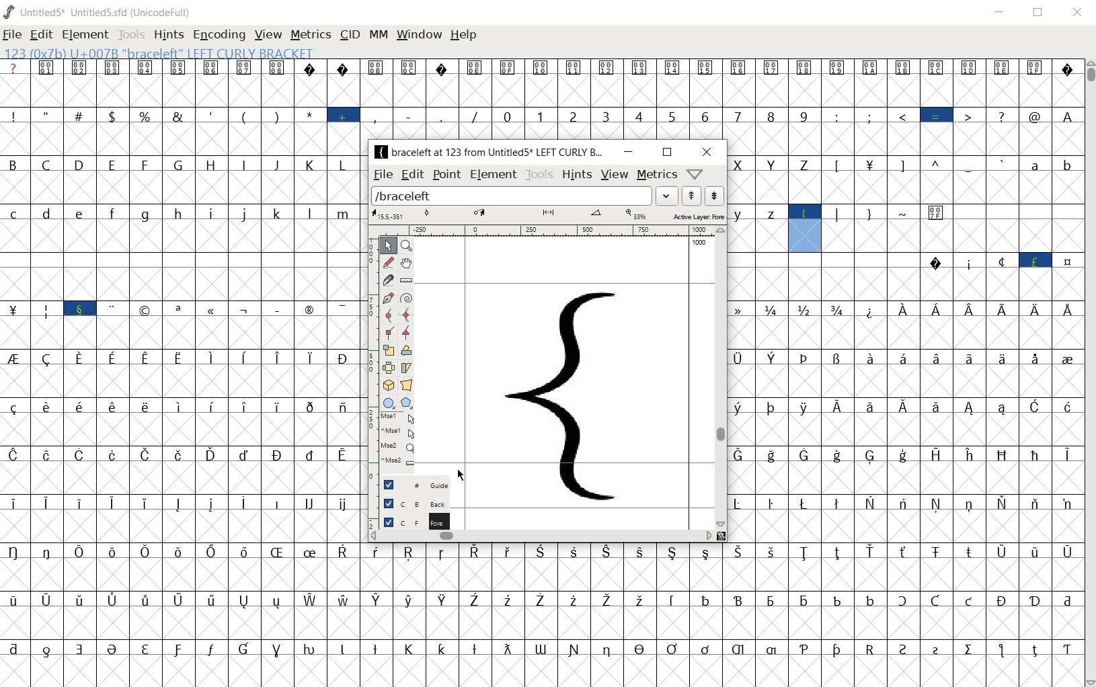 The height and width of the screenshot is (687, 1096). I want to click on window, so click(418, 35).